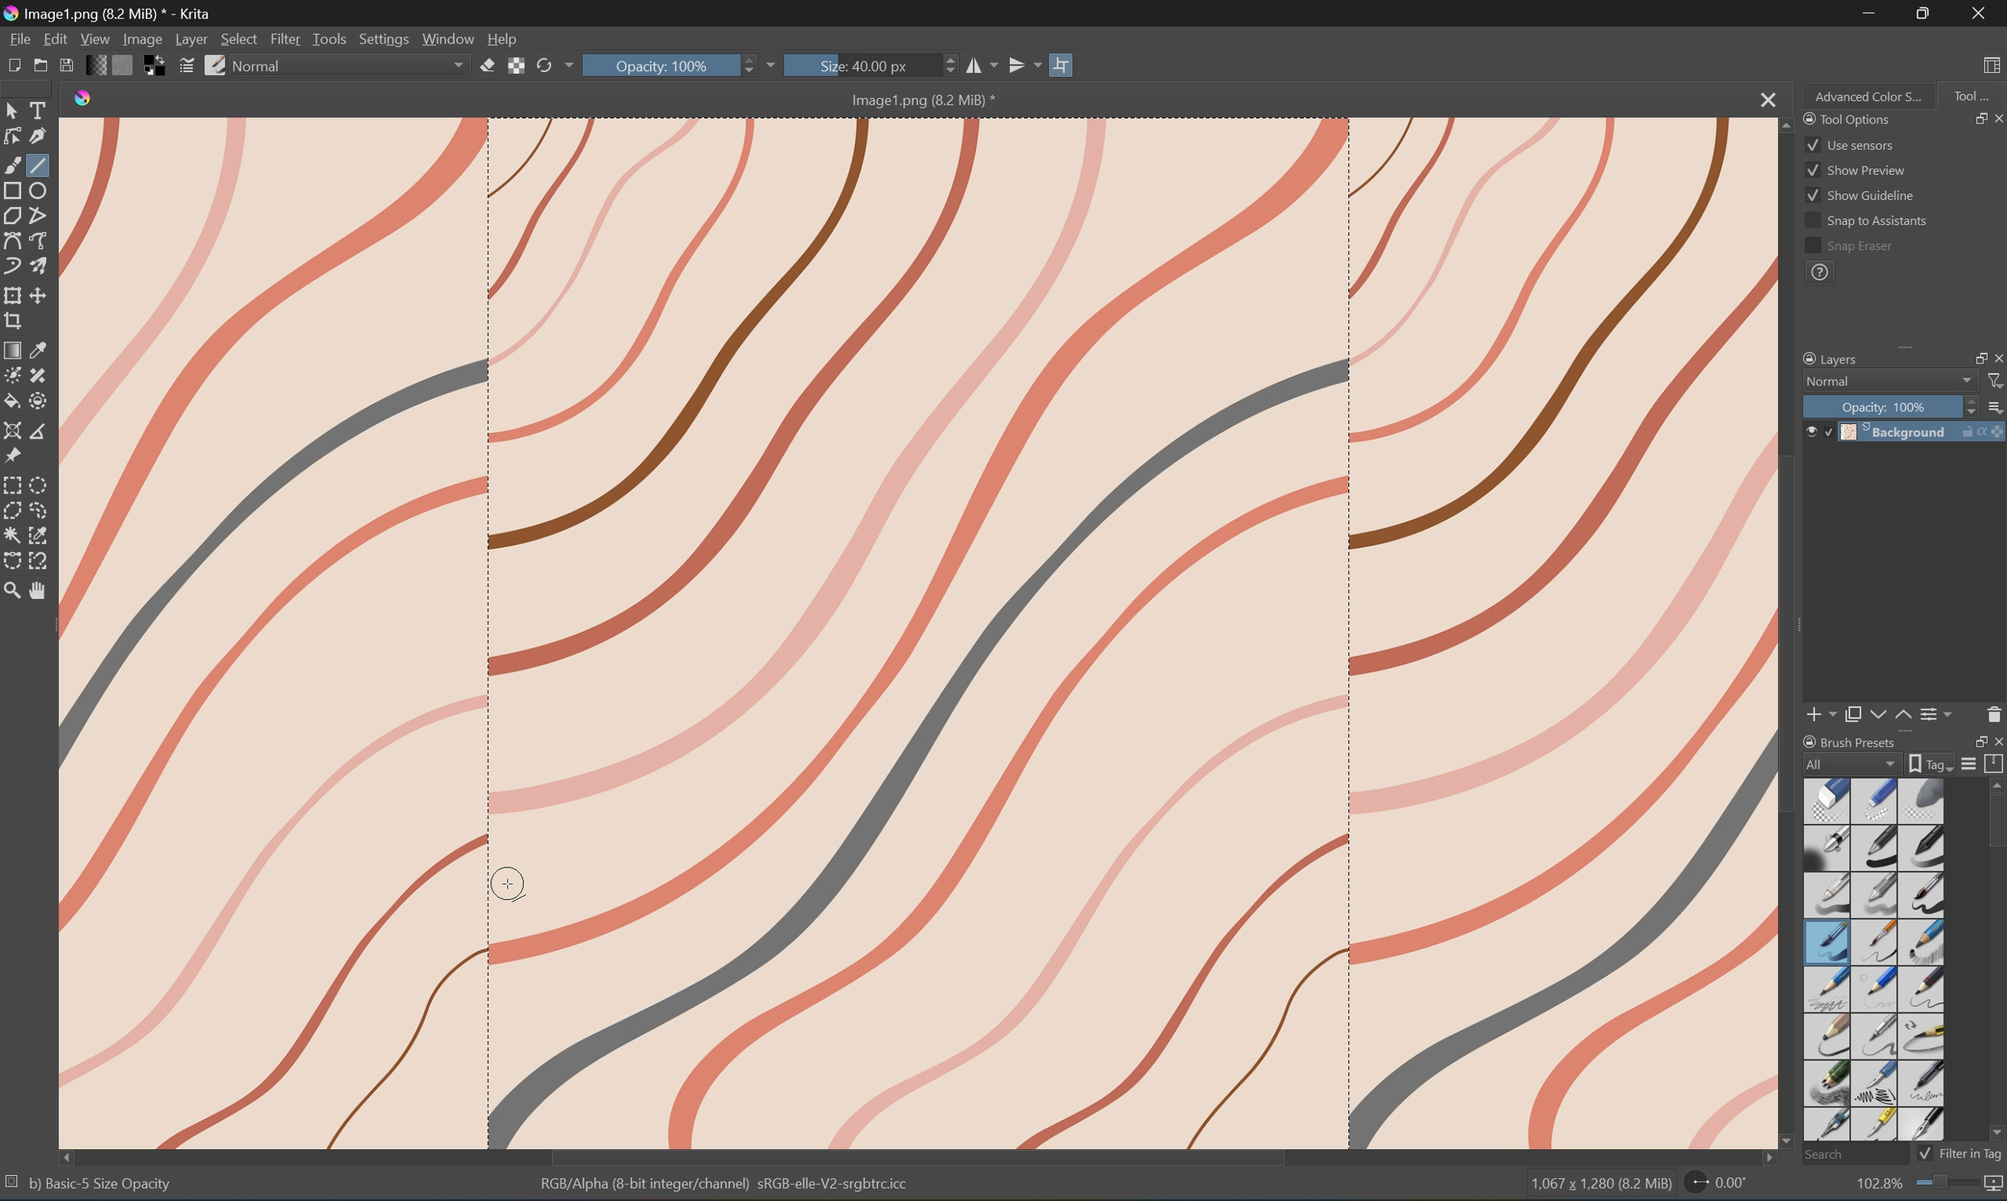 This screenshot has height=1201, width=2007. I want to click on Drop Down, so click(779, 63).